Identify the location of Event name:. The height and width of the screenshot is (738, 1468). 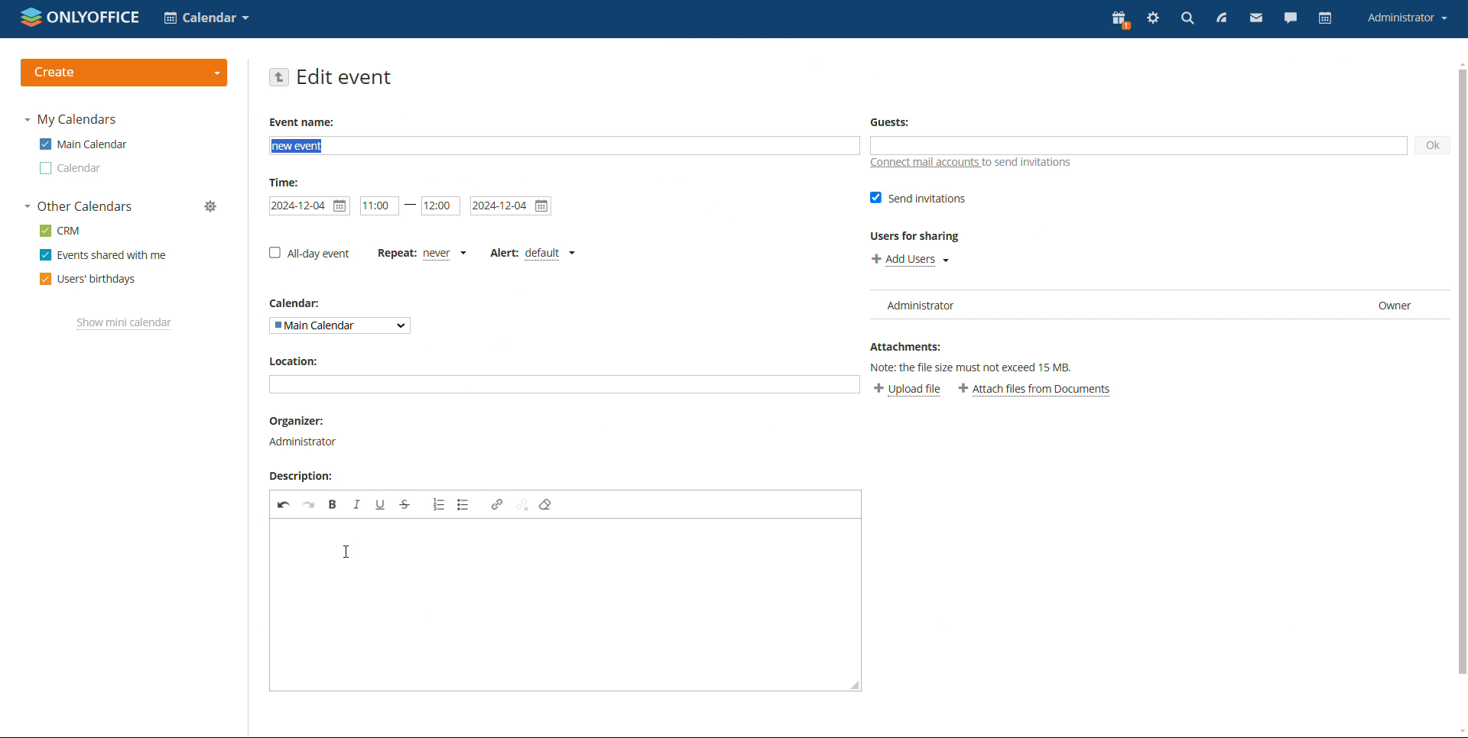
(304, 121).